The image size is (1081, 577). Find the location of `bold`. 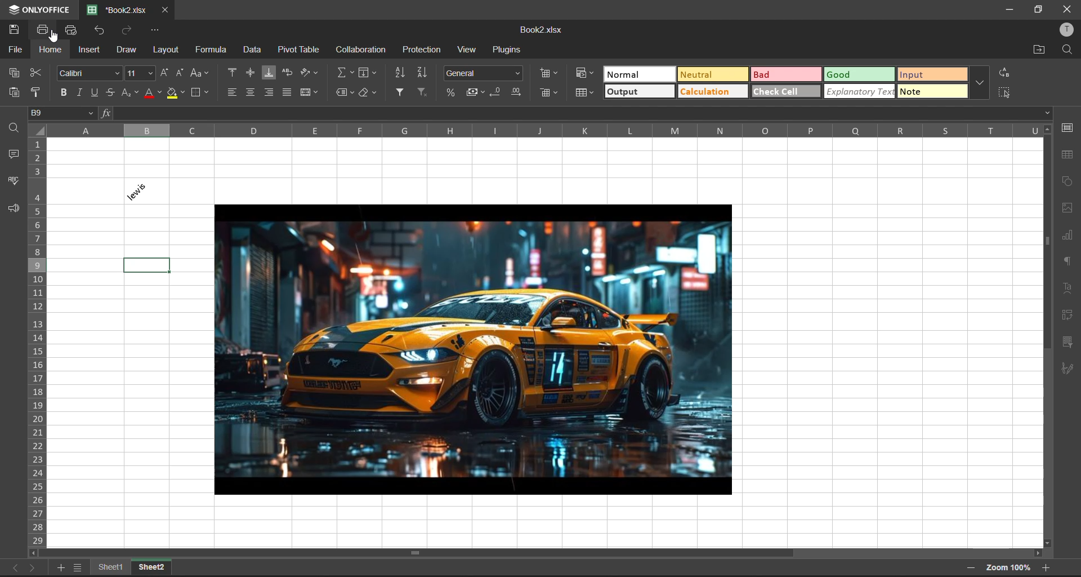

bold is located at coordinates (66, 91).